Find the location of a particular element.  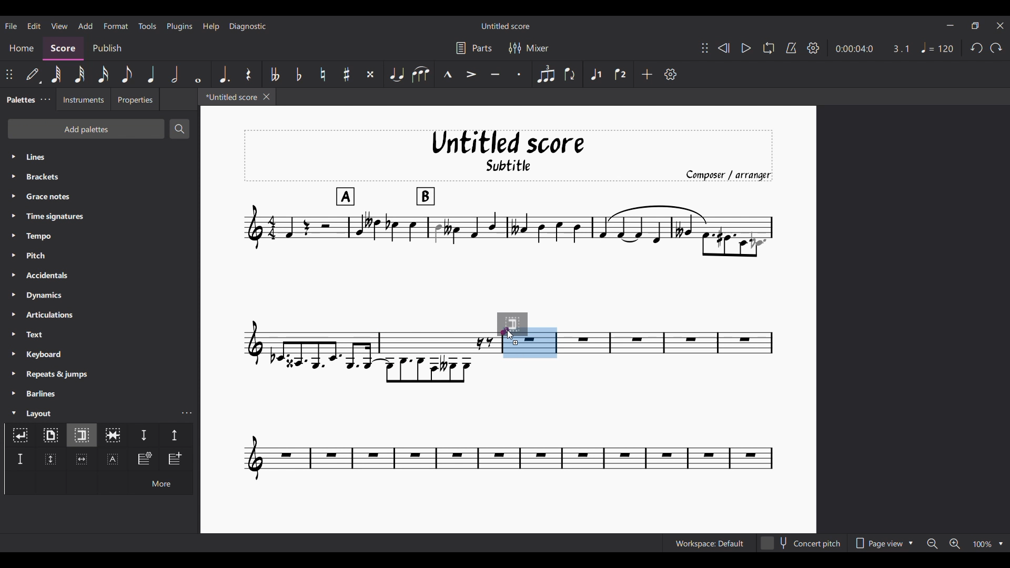

Toggle double flat is located at coordinates (274, 74).